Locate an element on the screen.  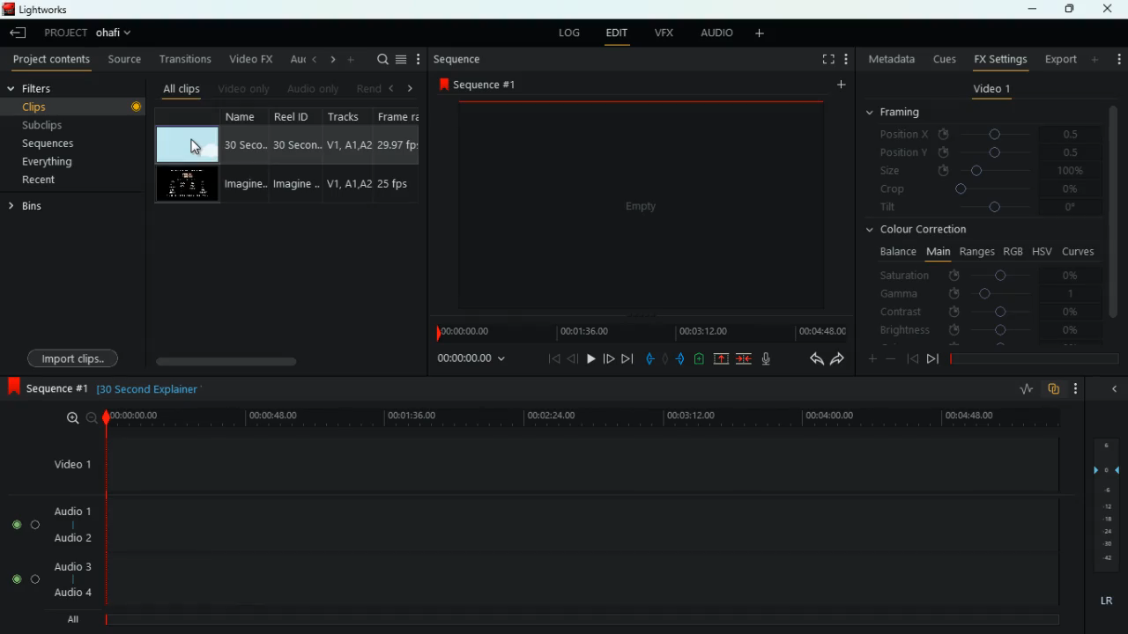
video fx is located at coordinates (252, 60).